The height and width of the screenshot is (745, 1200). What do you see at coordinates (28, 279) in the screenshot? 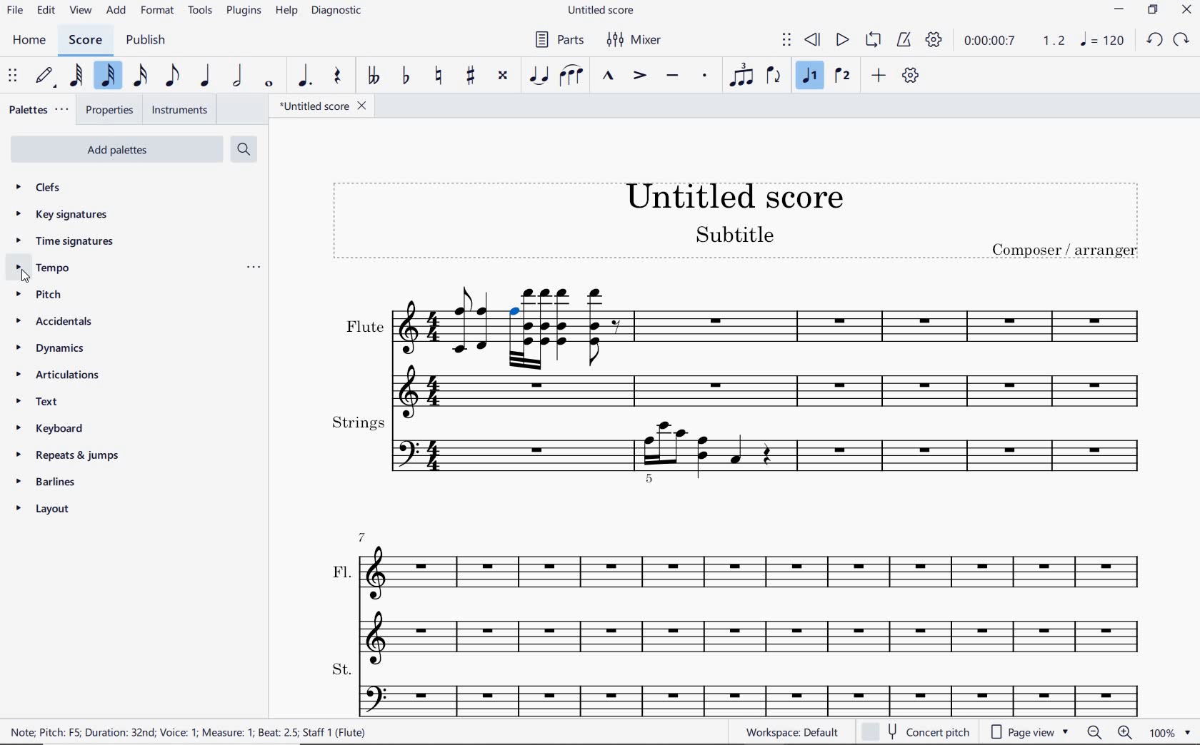
I see `cursor` at bounding box center [28, 279].